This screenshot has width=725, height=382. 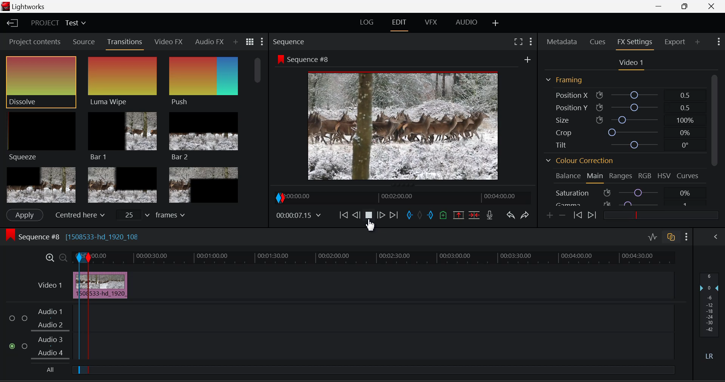 What do you see at coordinates (688, 176) in the screenshot?
I see `Curves` at bounding box center [688, 176].